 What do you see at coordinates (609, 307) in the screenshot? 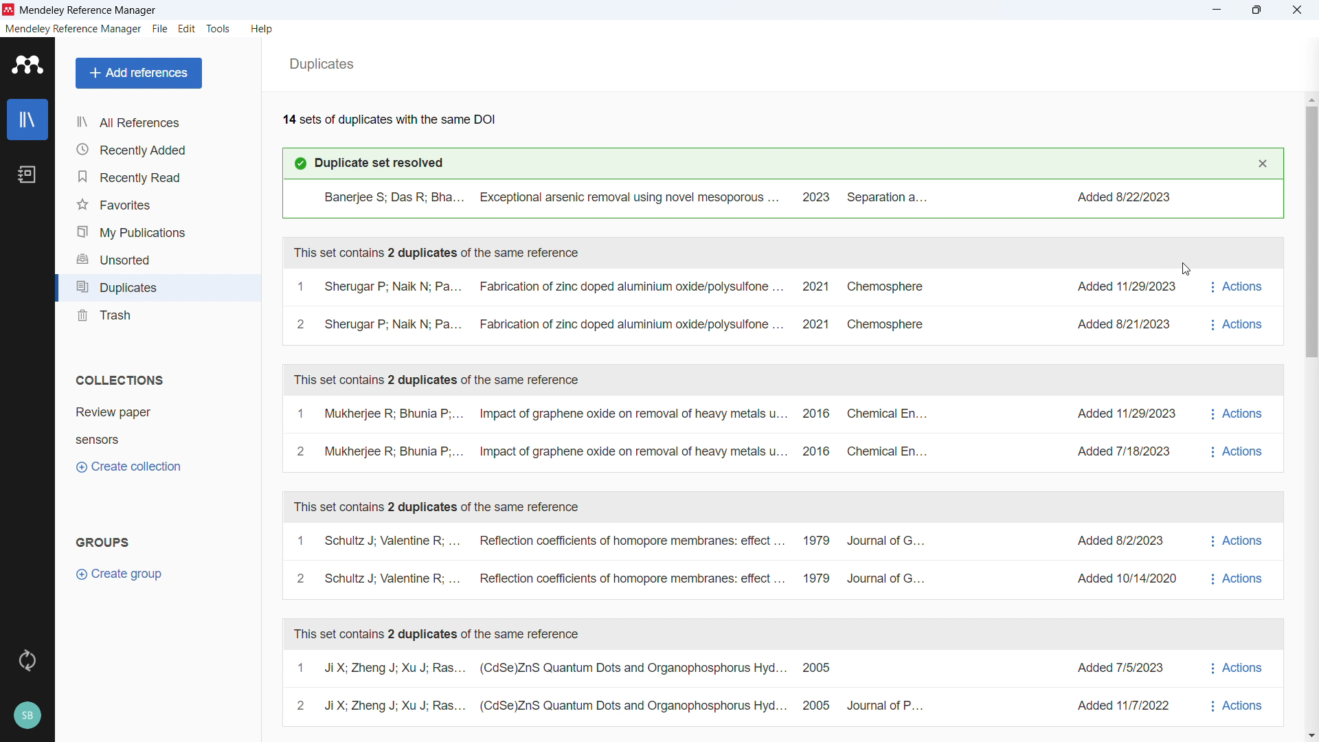
I see `Set of duplicates ` at bounding box center [609, 307].